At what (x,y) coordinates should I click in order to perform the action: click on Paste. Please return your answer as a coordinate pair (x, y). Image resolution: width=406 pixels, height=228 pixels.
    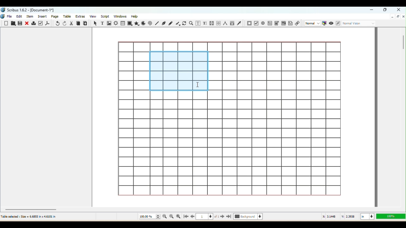
    Looking at the image, I should click on (86, 23).